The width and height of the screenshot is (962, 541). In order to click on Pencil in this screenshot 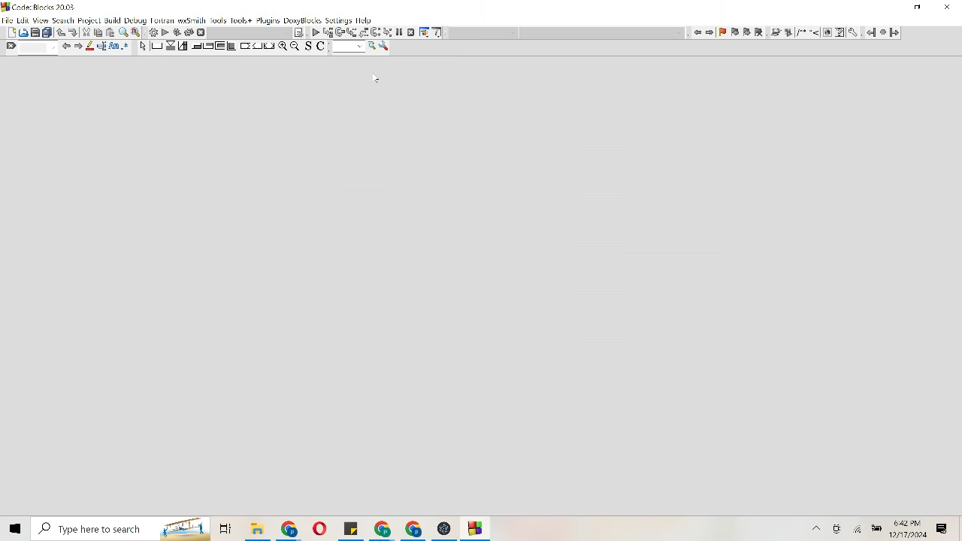, I will do `click(91, 46)`.